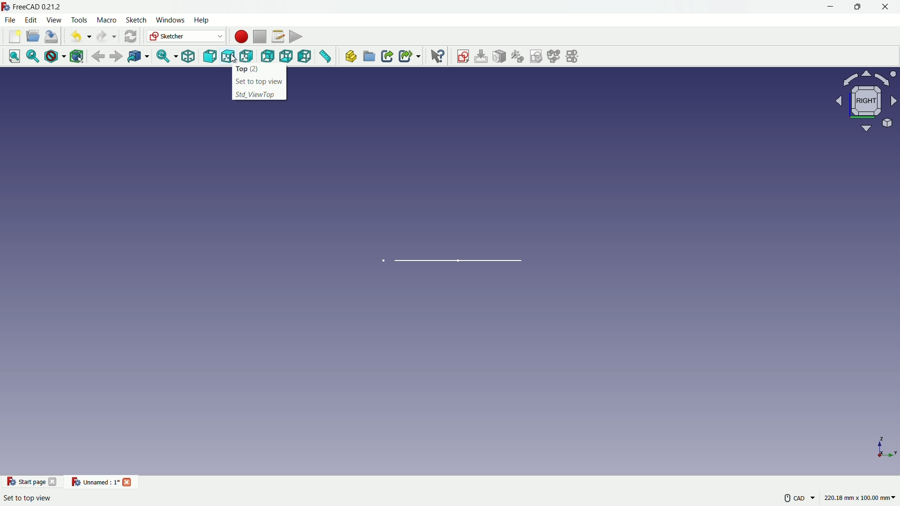 This screenshot has height=506, width=900. What do you see at coordinates (79, 36) in the screenshot?
I see `undo` at bounding box center [79, 36].